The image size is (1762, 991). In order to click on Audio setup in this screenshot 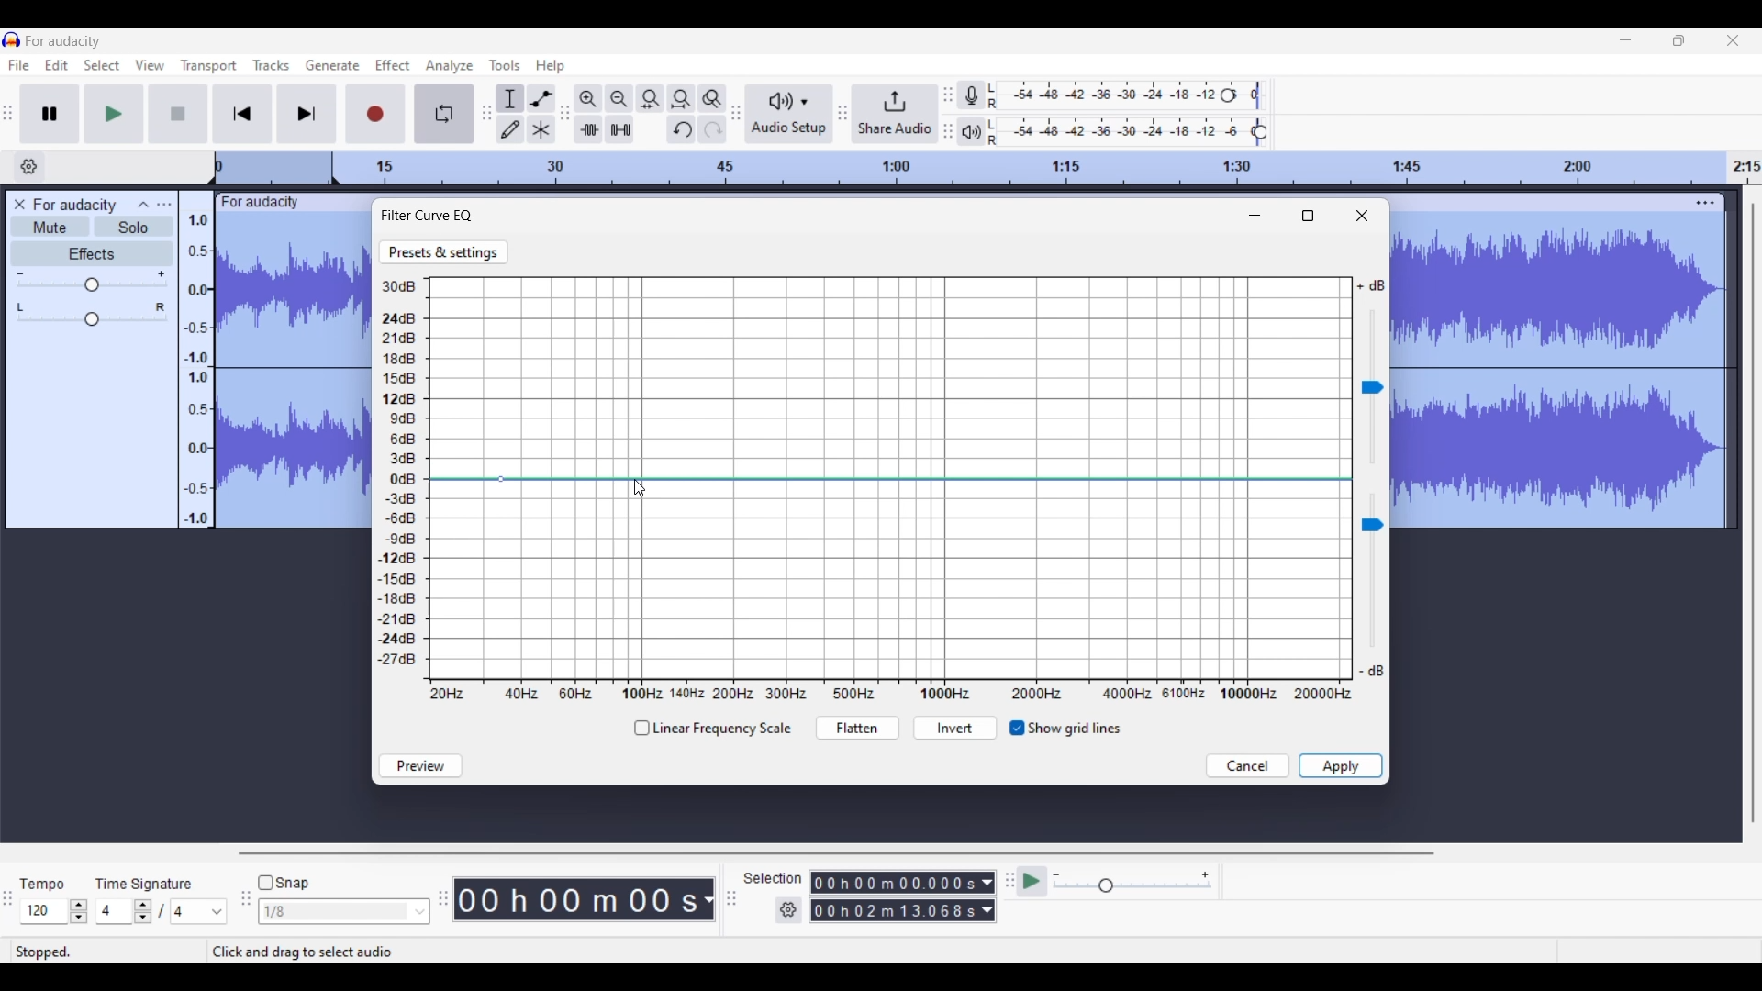, I will do `click(789, 114)`.